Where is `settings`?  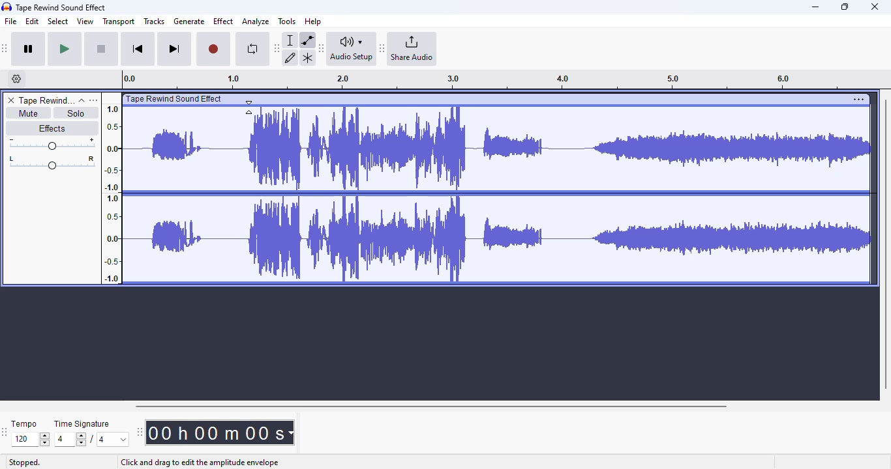
settings is located at coordinates (858, 99).